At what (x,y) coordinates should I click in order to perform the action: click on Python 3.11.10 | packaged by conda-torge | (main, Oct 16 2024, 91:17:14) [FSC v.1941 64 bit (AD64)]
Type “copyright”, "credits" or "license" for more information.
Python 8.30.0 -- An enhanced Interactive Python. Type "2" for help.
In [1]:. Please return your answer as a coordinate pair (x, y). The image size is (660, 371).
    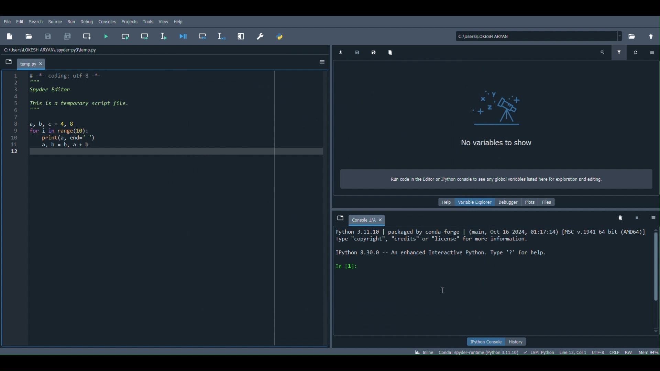
    Looking at the image, I should click on (484, 251).